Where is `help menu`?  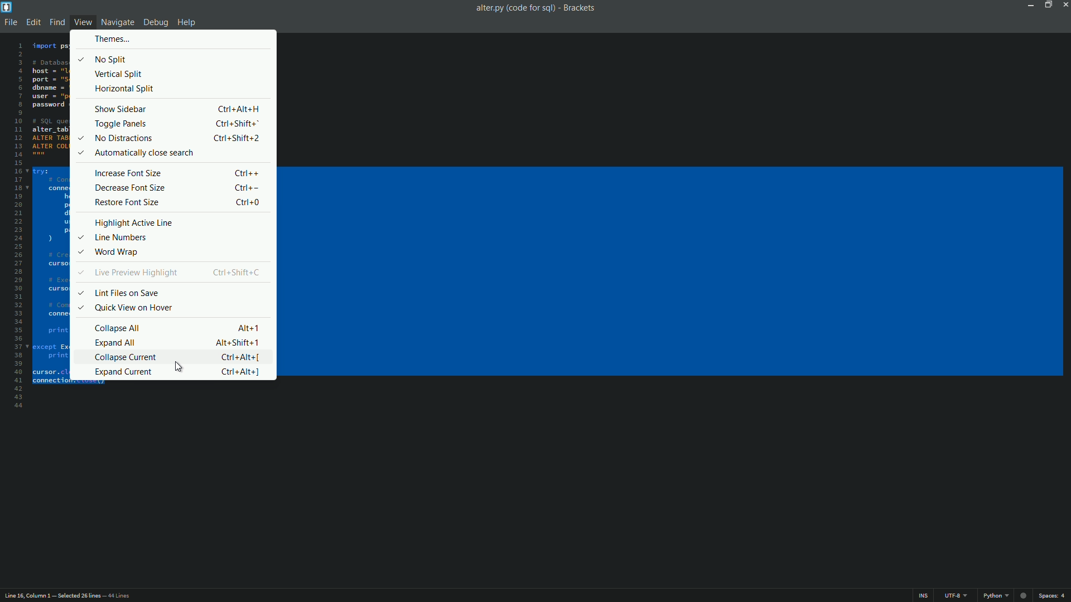
help menu is located at coordinates (187, 22).